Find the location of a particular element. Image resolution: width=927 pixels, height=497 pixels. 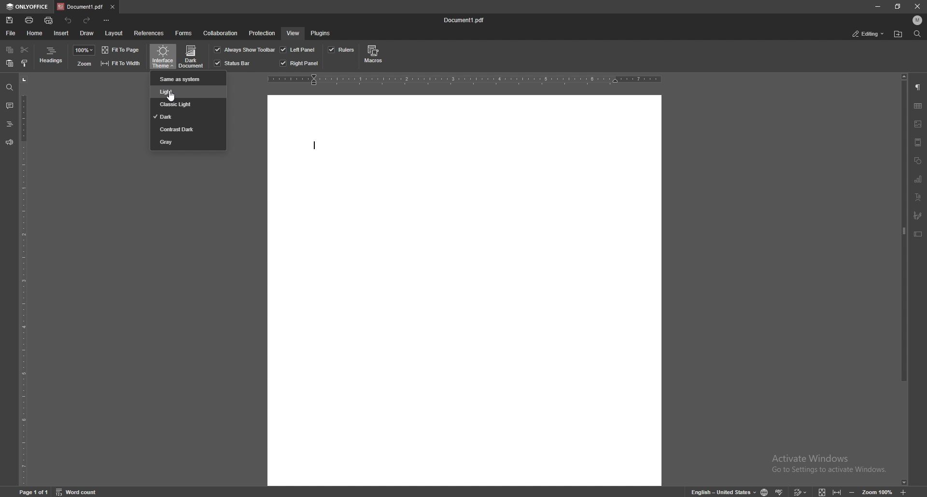

gray is located at coordinates (187, 142).